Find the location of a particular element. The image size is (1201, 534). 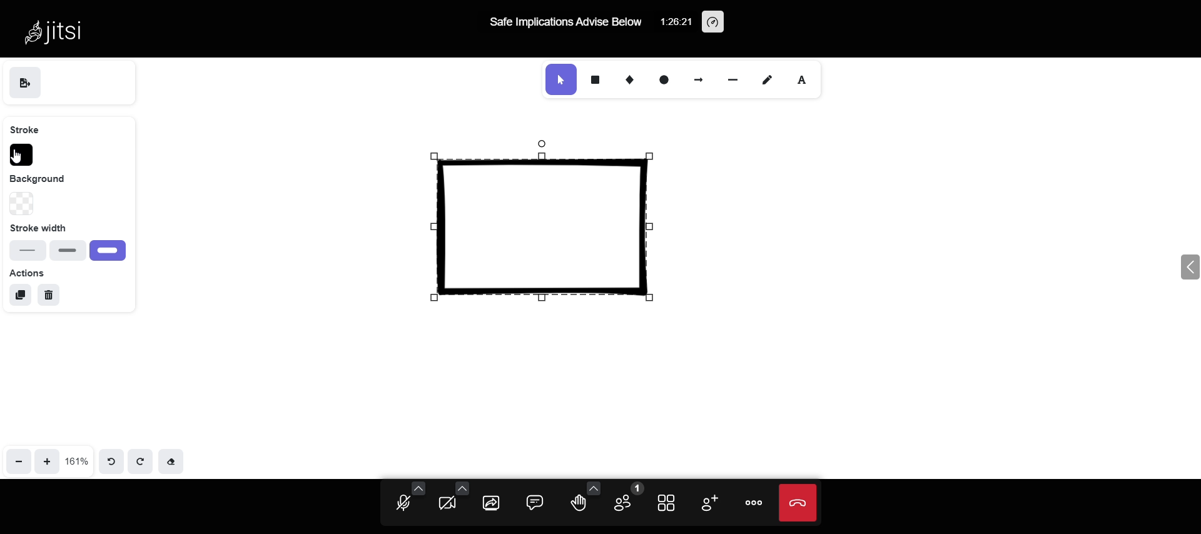

expand is located at coordinates (1178, 266).